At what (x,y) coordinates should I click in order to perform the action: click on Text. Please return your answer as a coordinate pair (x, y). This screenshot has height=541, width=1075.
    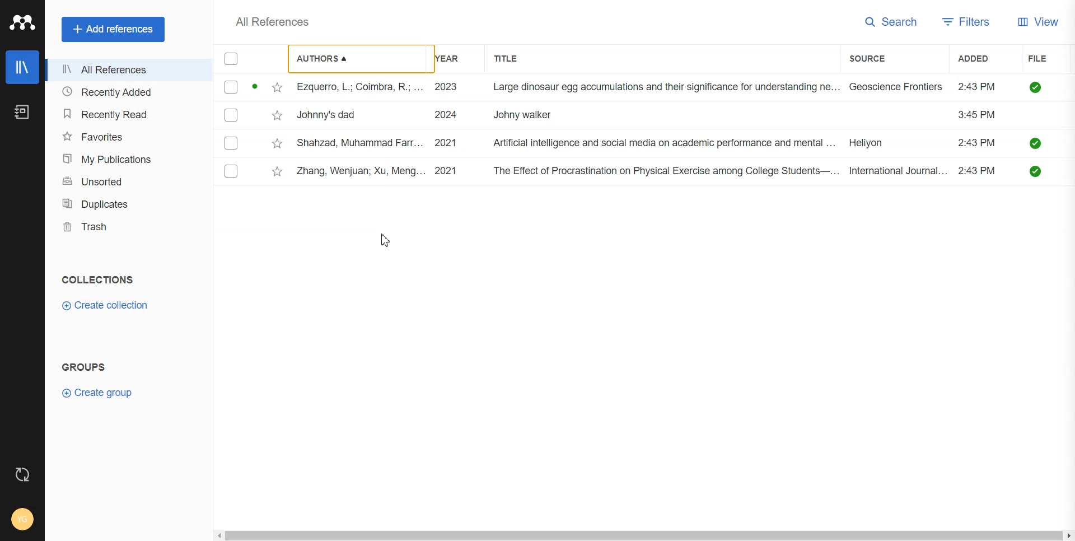
    Looking at the image, I should click on (99, 279).